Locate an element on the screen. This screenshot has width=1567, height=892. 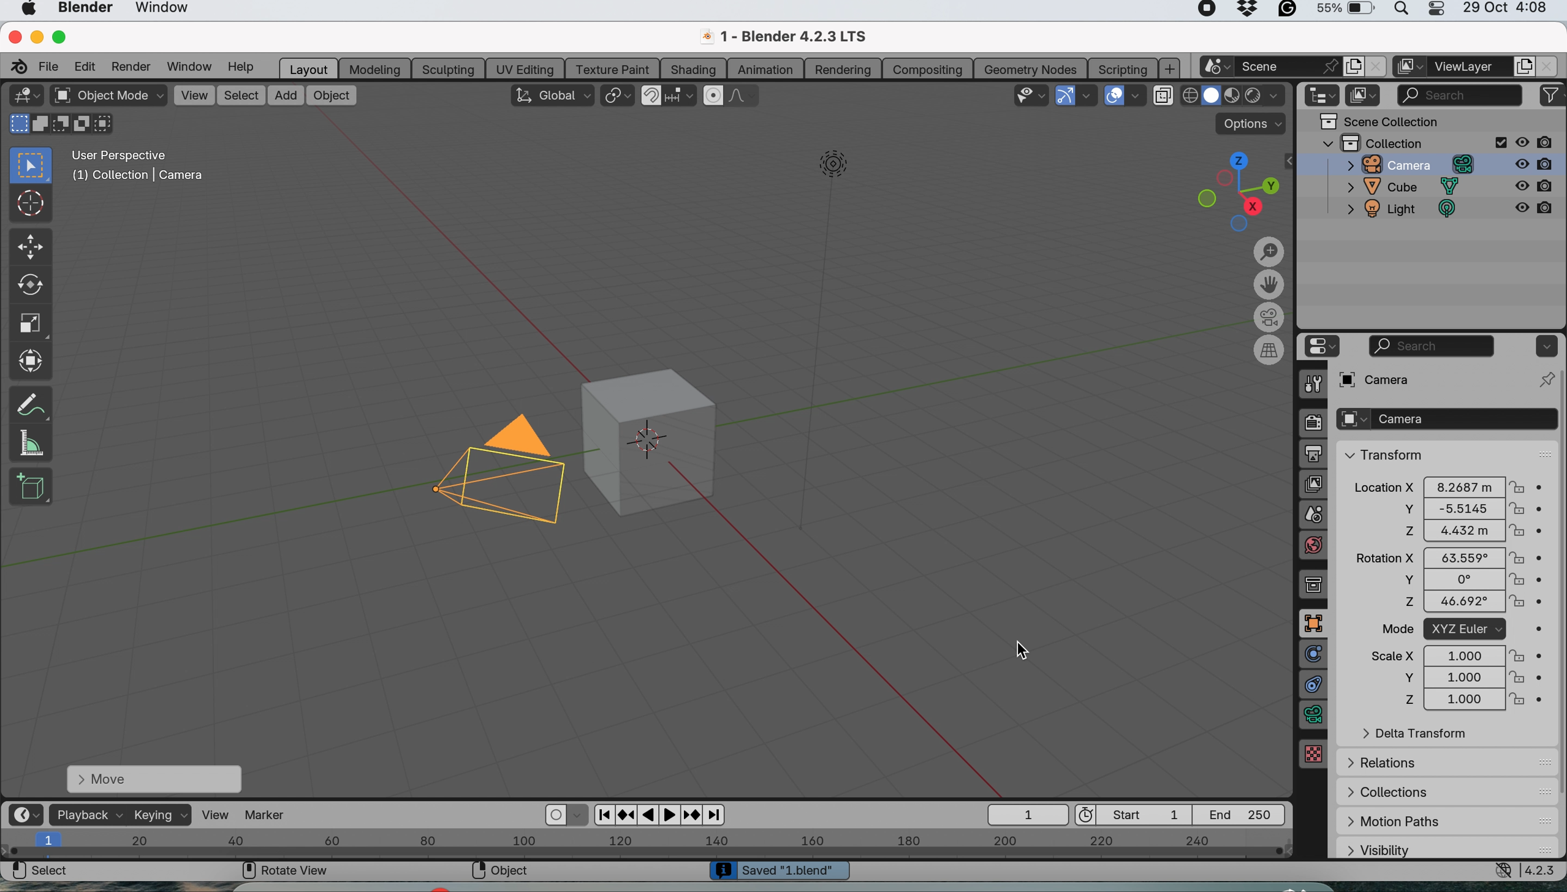
object is located at coordinates (1315, 622).